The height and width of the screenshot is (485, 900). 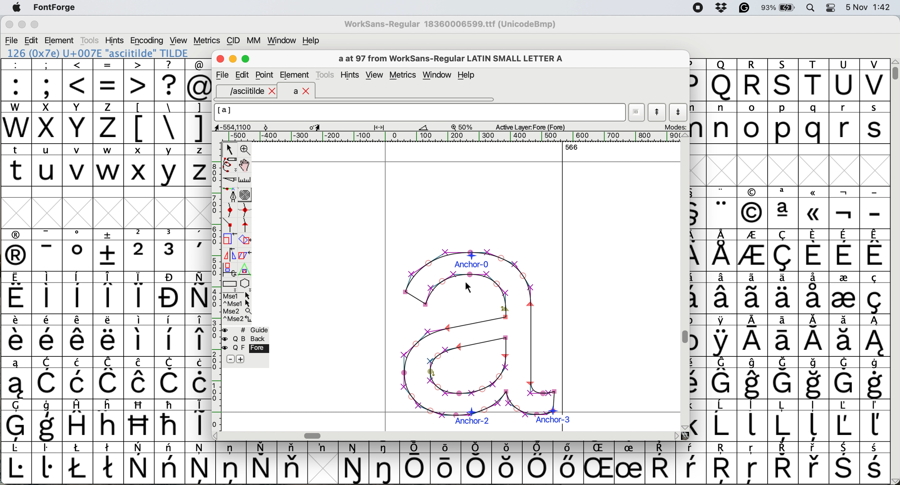 I want to click on symbol, so click(x=448, y=462).